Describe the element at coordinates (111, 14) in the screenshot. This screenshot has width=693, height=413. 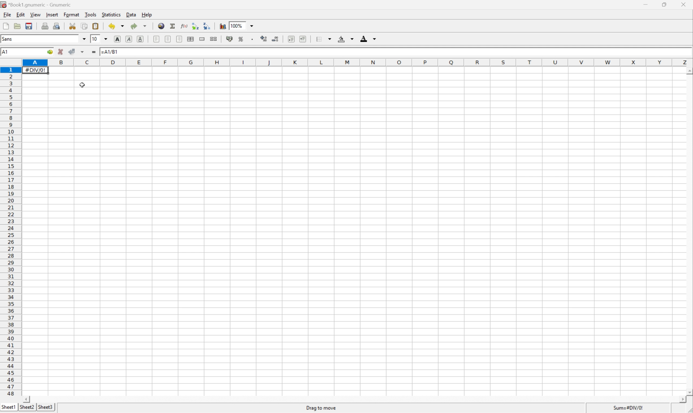
I see `Statistics` at that location.